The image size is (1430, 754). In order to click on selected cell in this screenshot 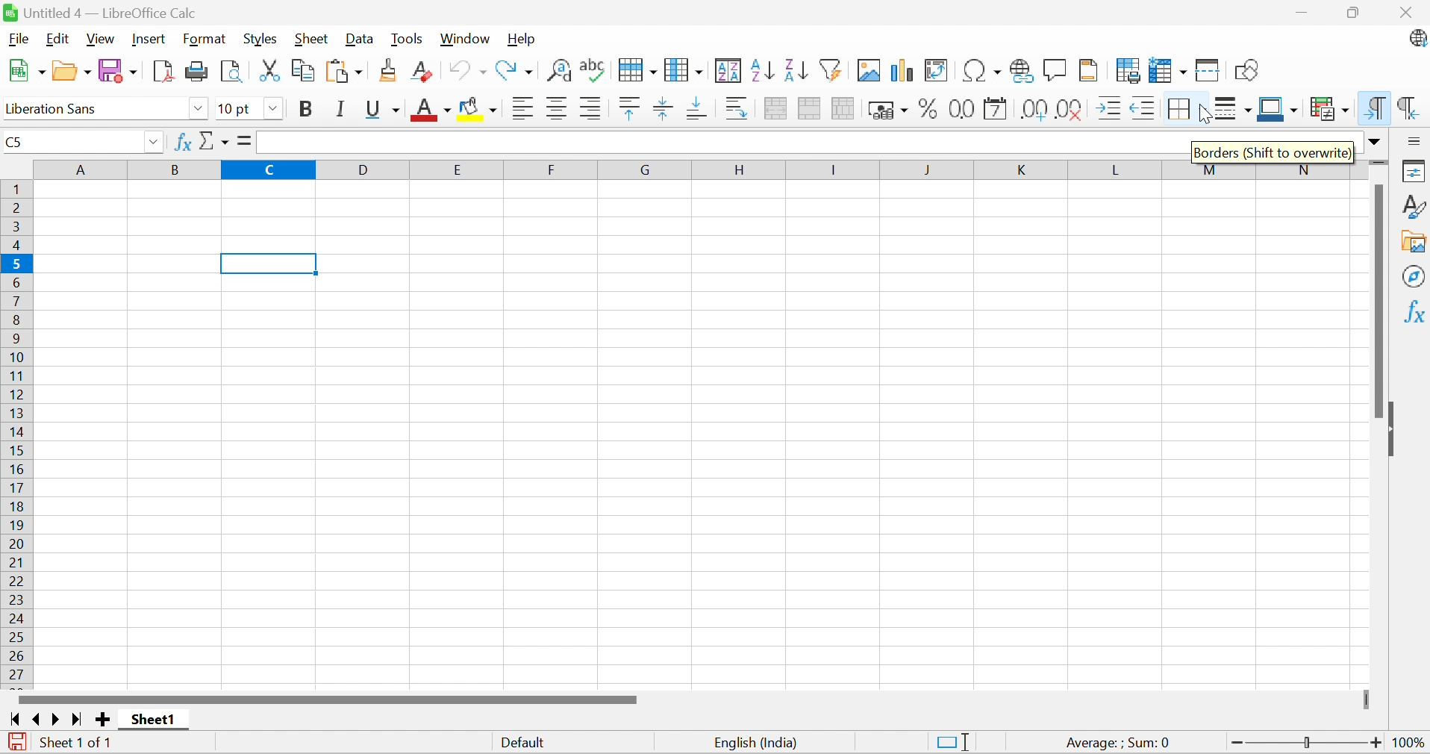, I will do `click(269, 264)`.